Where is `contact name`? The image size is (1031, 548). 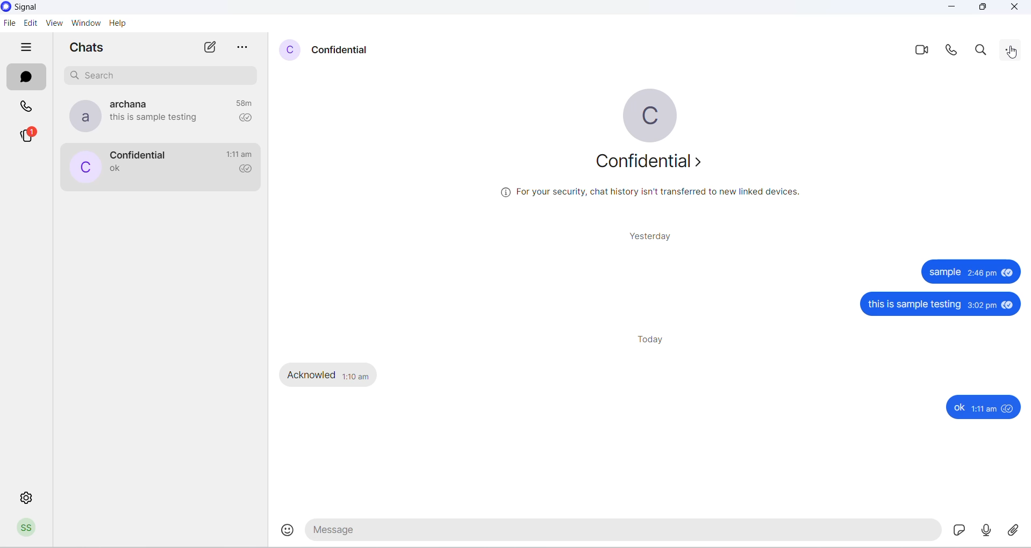
contact name is located at coordinates (127, 104).